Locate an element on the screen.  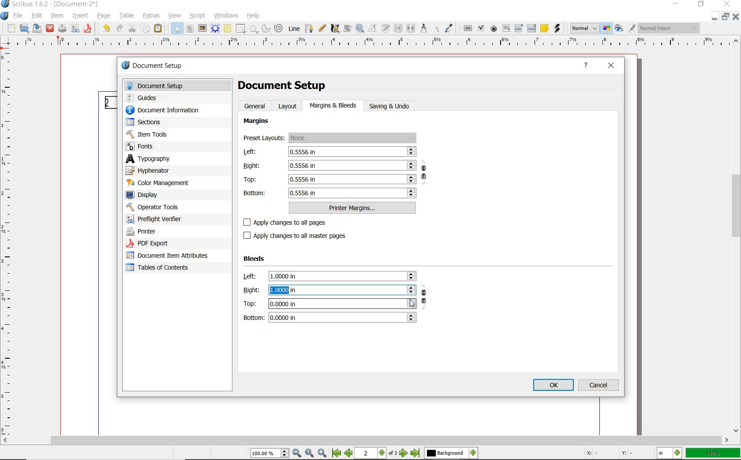
ok is located at coordinates (553, 385).